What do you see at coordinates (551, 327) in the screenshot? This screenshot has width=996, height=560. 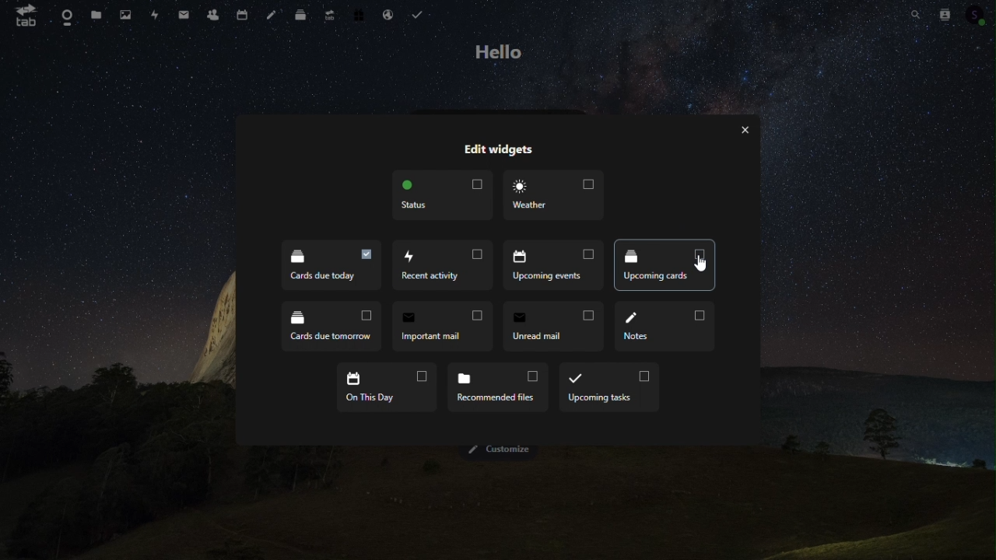 I see `unread mail` at bounding box center [551, 327].